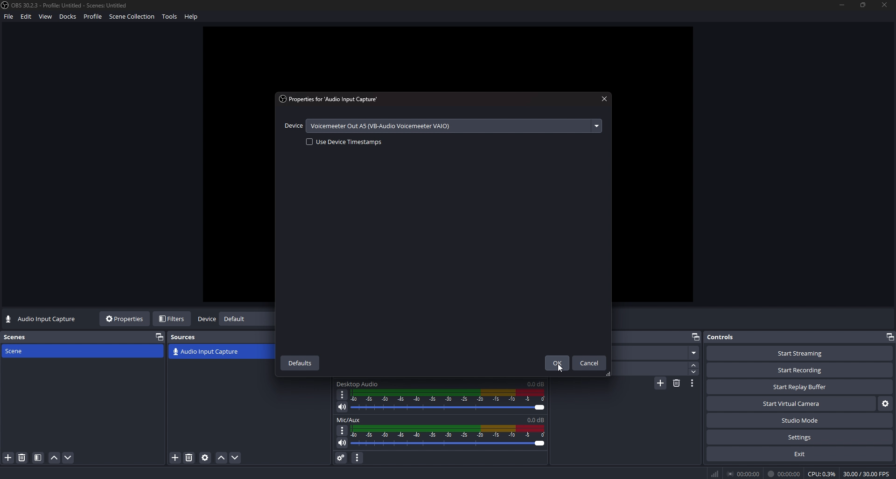  Describe the element at coordinates (206, 352) in the screenshot. I see `scene transitions` at that location.